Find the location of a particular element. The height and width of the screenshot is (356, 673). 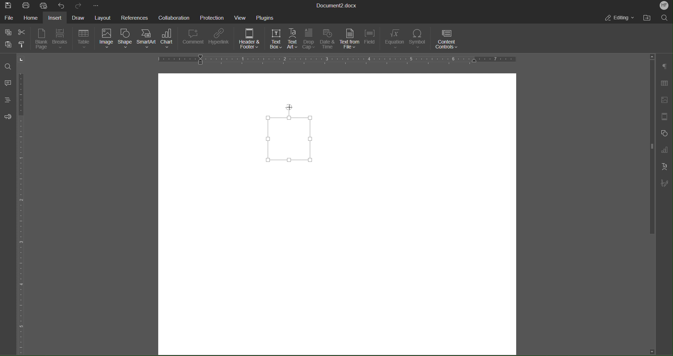

Hyperlink is located at coordinates (220, 39).